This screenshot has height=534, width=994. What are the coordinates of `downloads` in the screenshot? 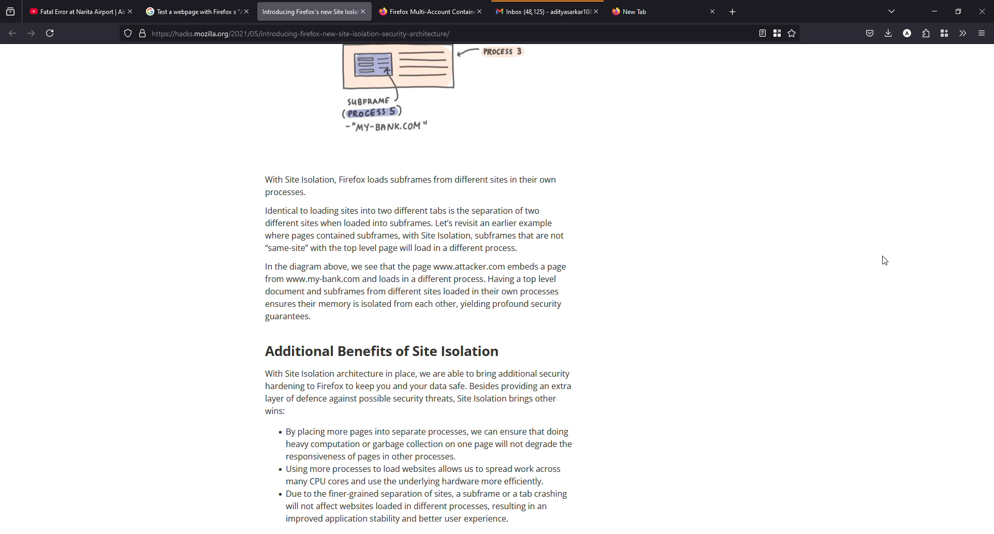 It's located at (887, 32).